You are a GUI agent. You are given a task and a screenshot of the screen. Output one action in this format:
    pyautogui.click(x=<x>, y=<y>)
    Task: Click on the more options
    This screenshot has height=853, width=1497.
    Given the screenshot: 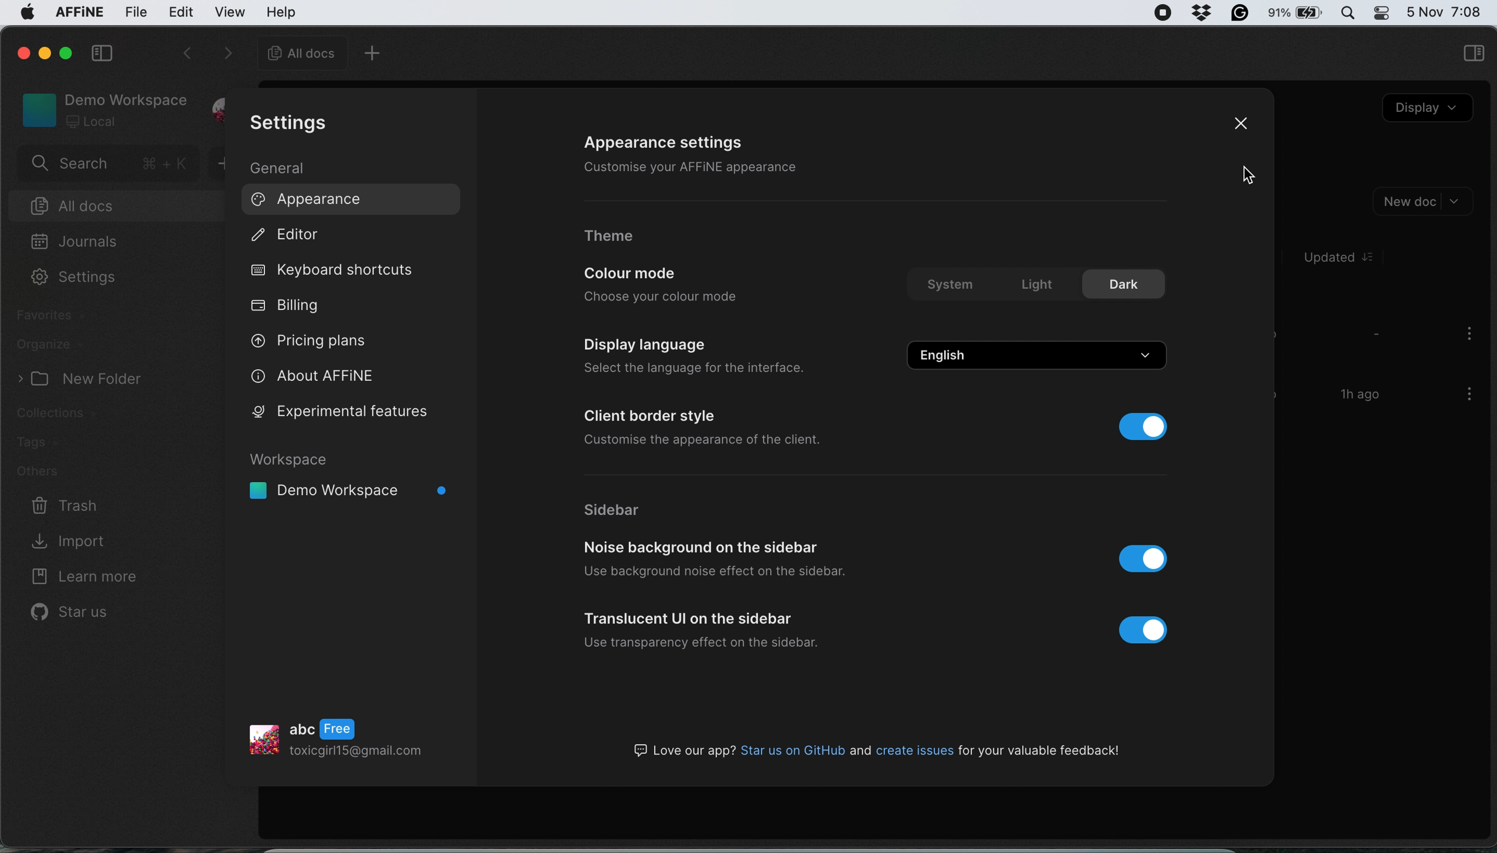 What is the action you would take?
    pyautogui.click(x=1470, y=337)
    